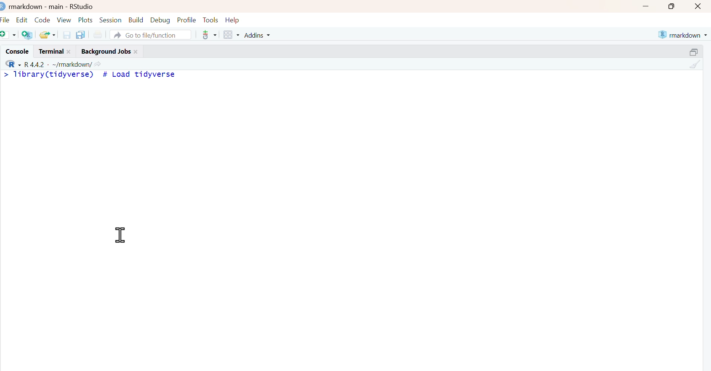 This screenshot has width=711, height=371. Describe the element at coordinates (136, 18) in the screenshot. I see `Build` at that location.